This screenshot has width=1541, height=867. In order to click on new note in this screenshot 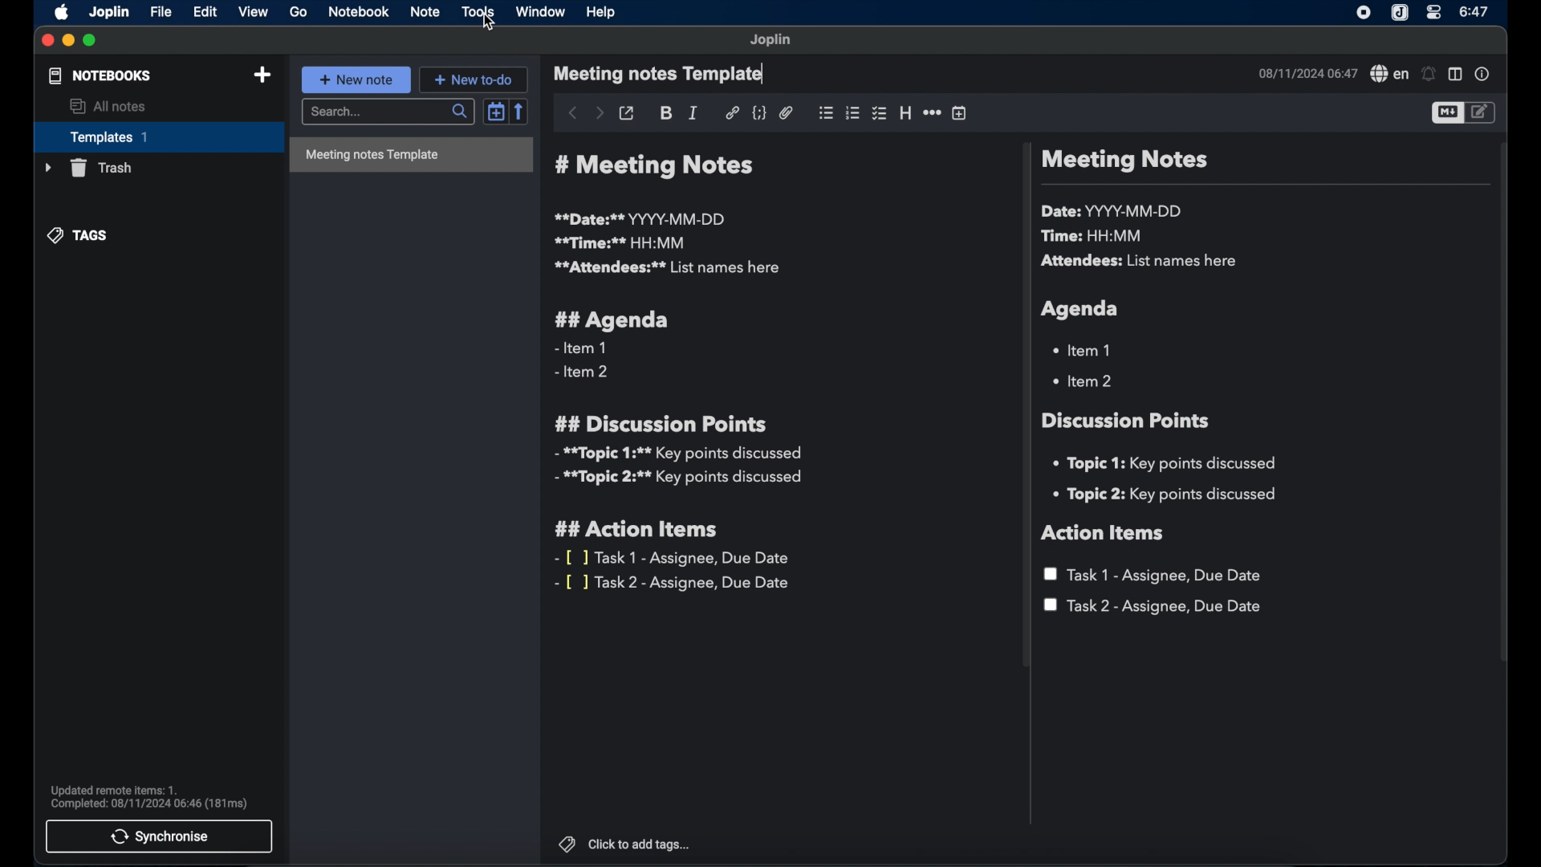, I will do `click(356, 79)`.